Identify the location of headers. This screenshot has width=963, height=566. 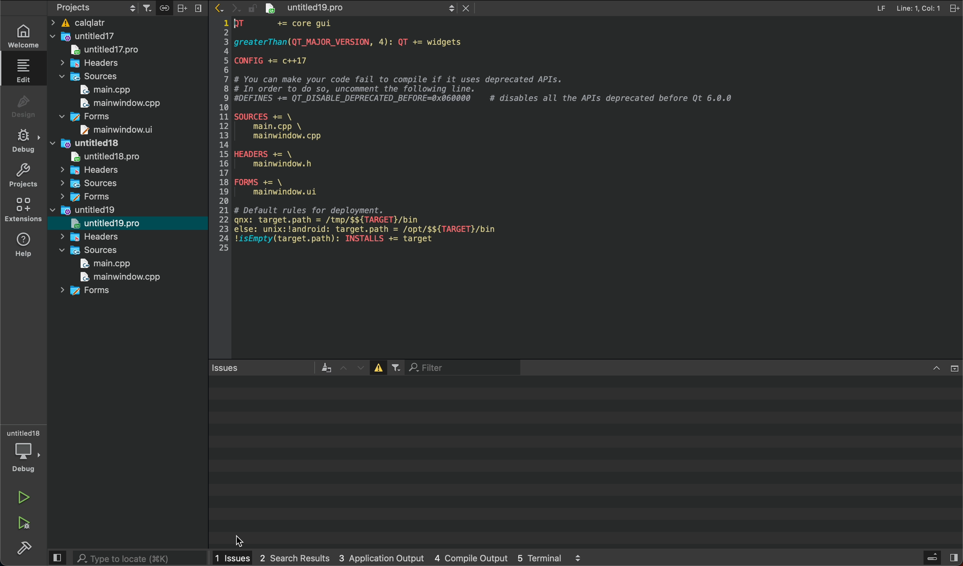
(93, 171).